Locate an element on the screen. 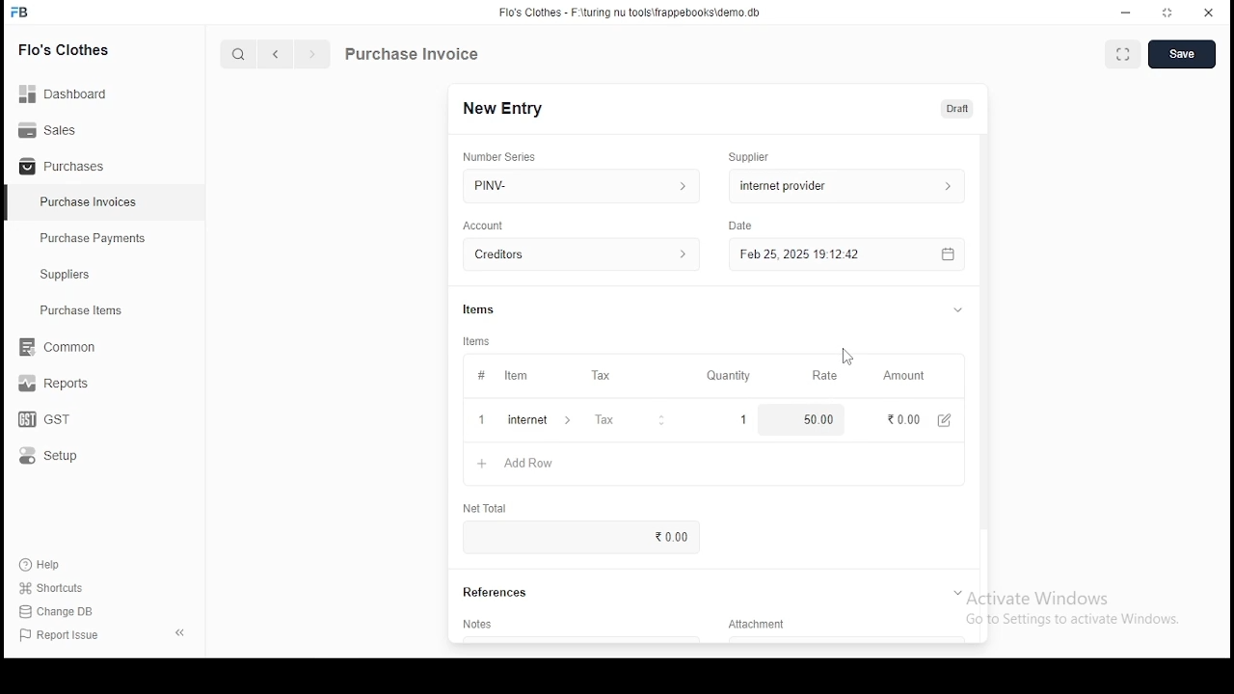 The height and width of the screenshot is (694, 1234). item is located at coordinates (515, 377).